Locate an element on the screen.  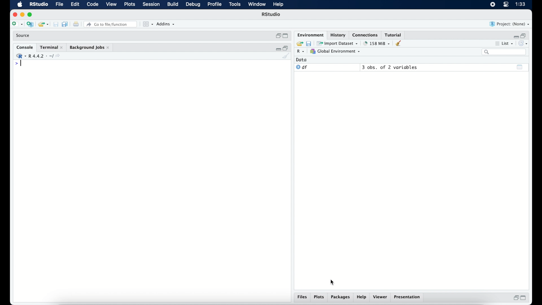
search bar is located at coordinates (504, 52).